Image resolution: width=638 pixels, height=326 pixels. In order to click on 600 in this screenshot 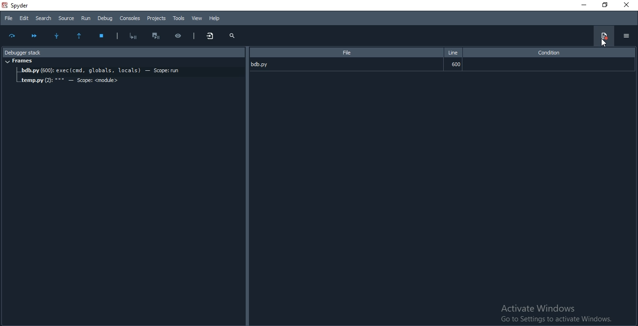, I will do `click(456, 64)`.